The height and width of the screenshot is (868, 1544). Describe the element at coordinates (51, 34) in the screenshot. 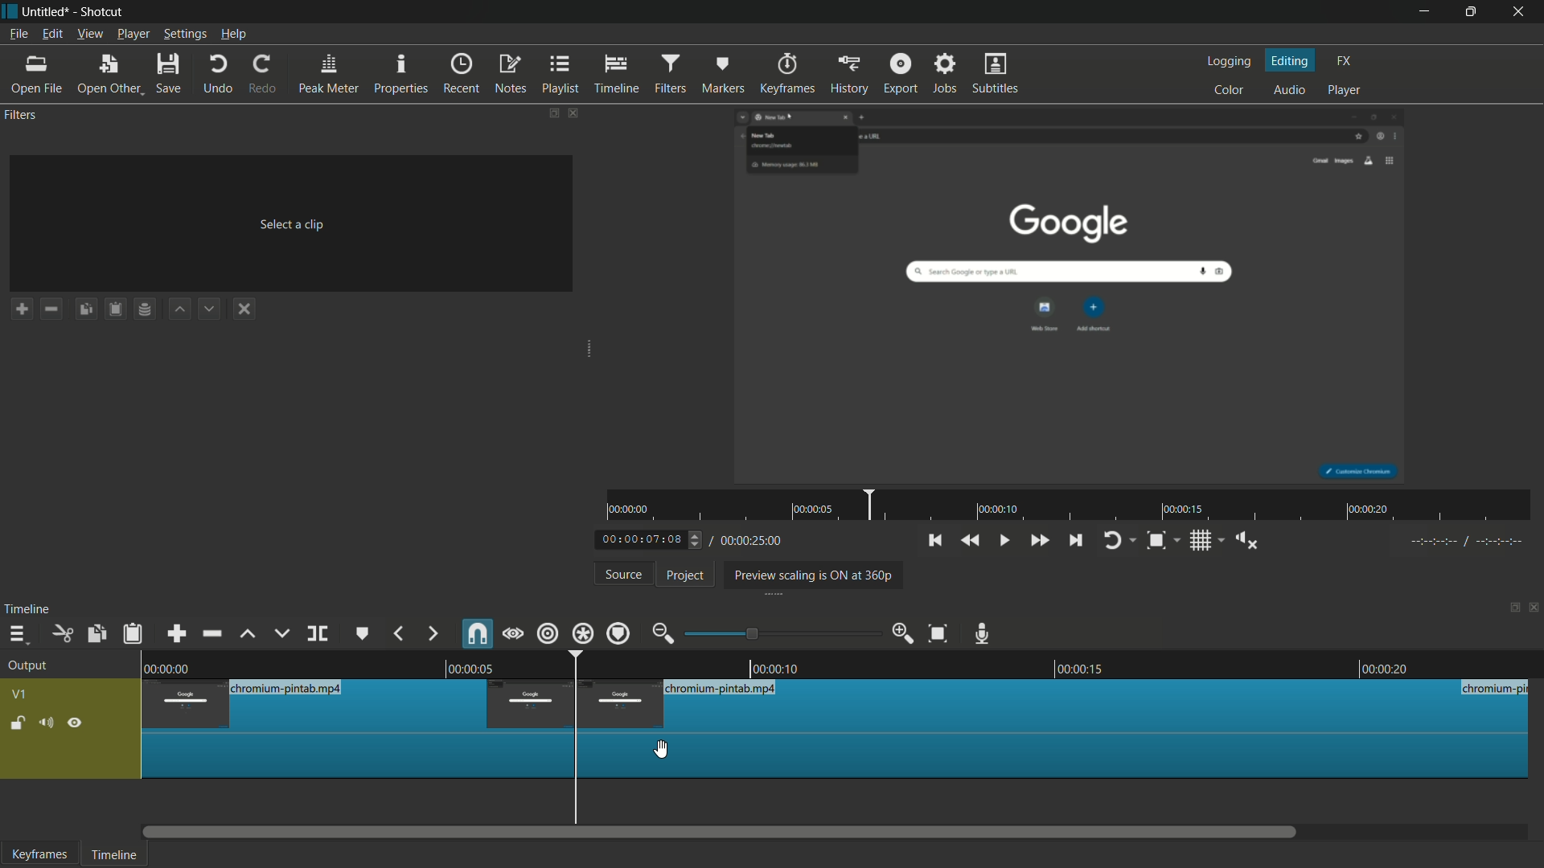

I see `edit menu` at that location.